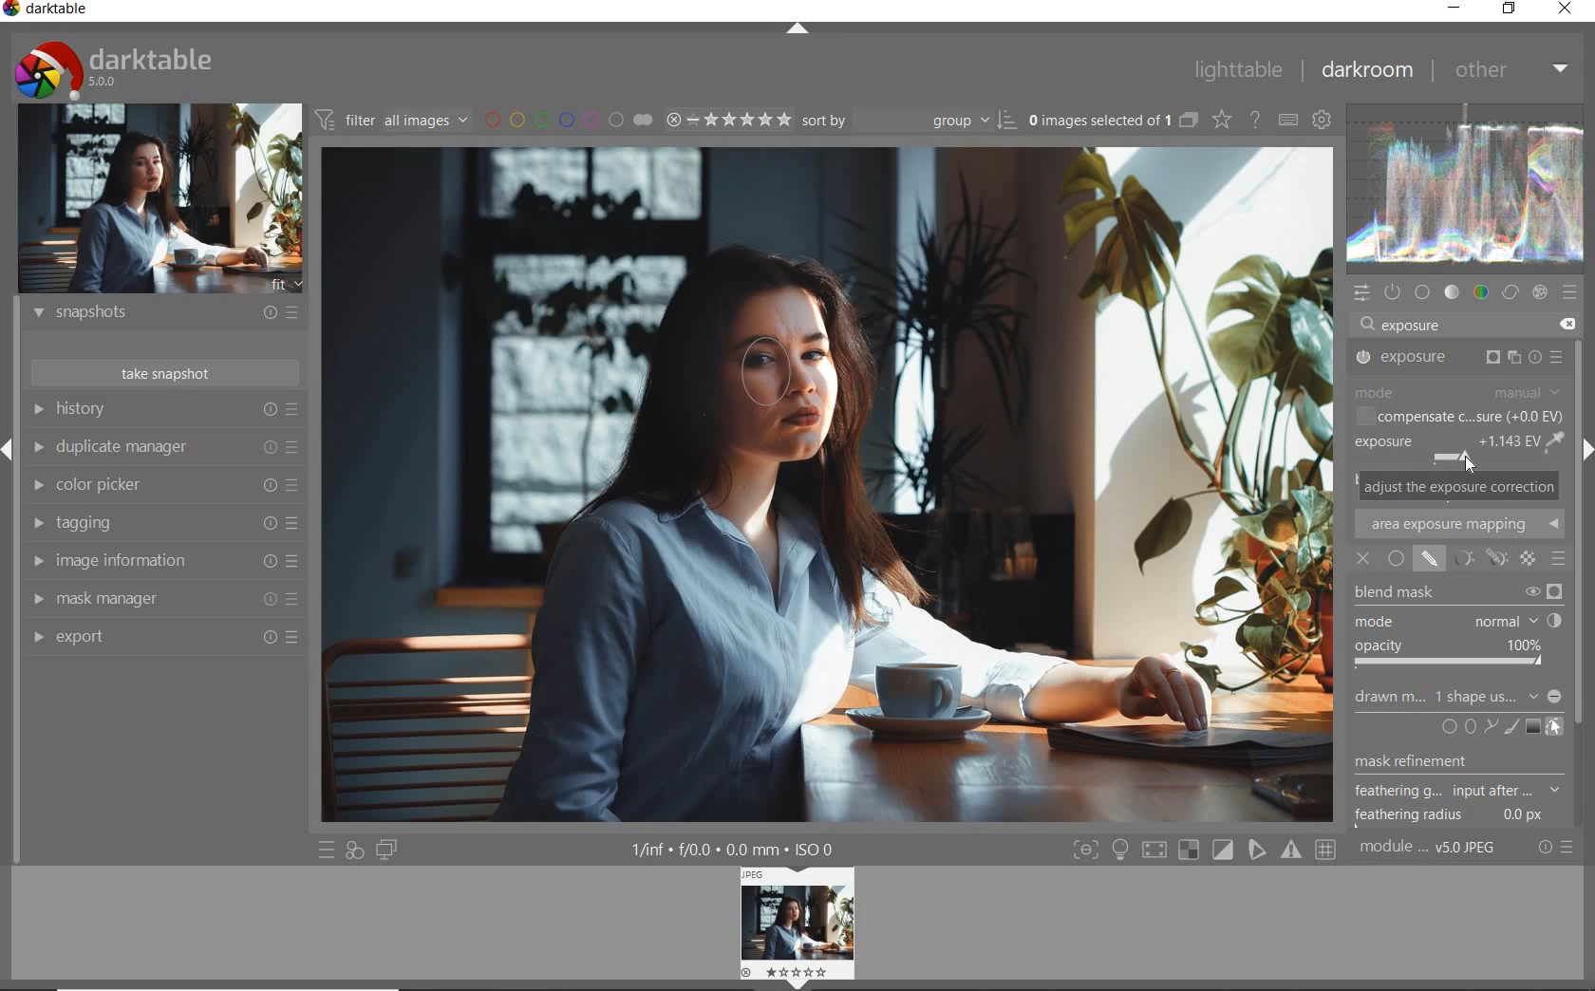 The image size is (1595, 991). What do you see at coordinates (1458, 522) in the screenshot?
I see `AREA EXPOSURE MAPPING` at bounding box center [1458, 522].